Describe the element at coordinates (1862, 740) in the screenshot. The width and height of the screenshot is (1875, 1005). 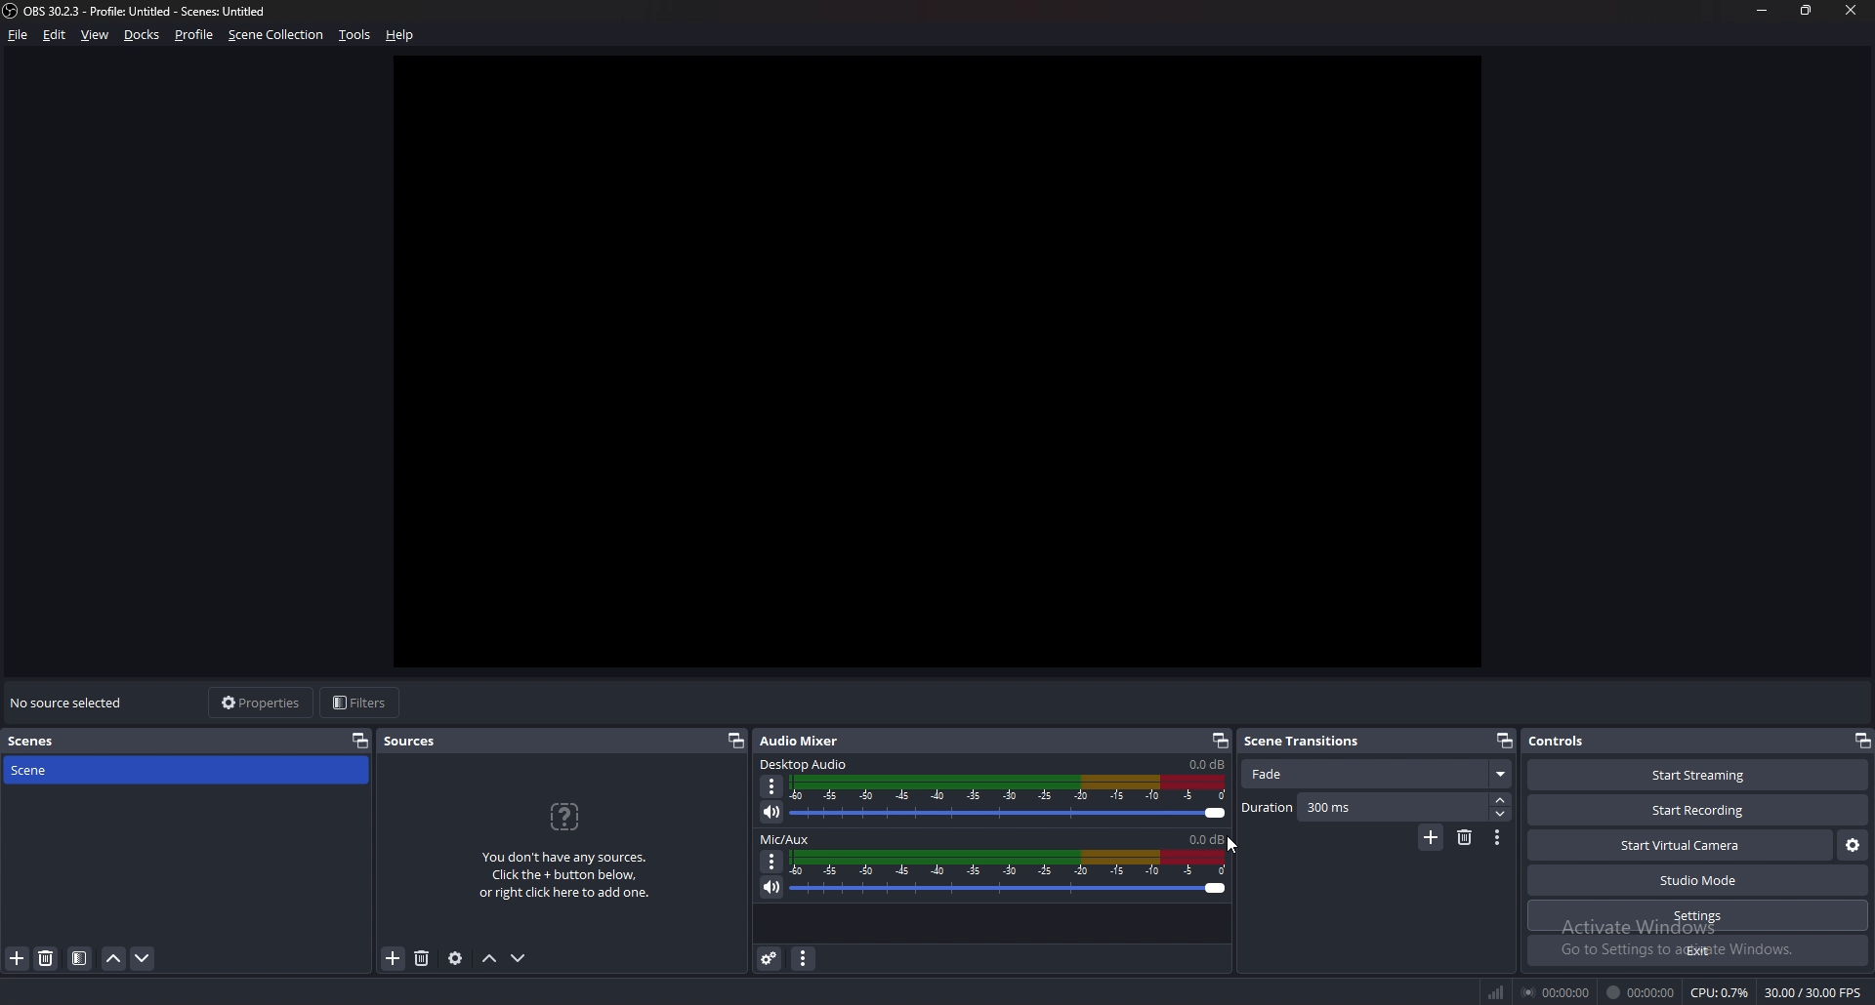
I see `pop out` at that location.